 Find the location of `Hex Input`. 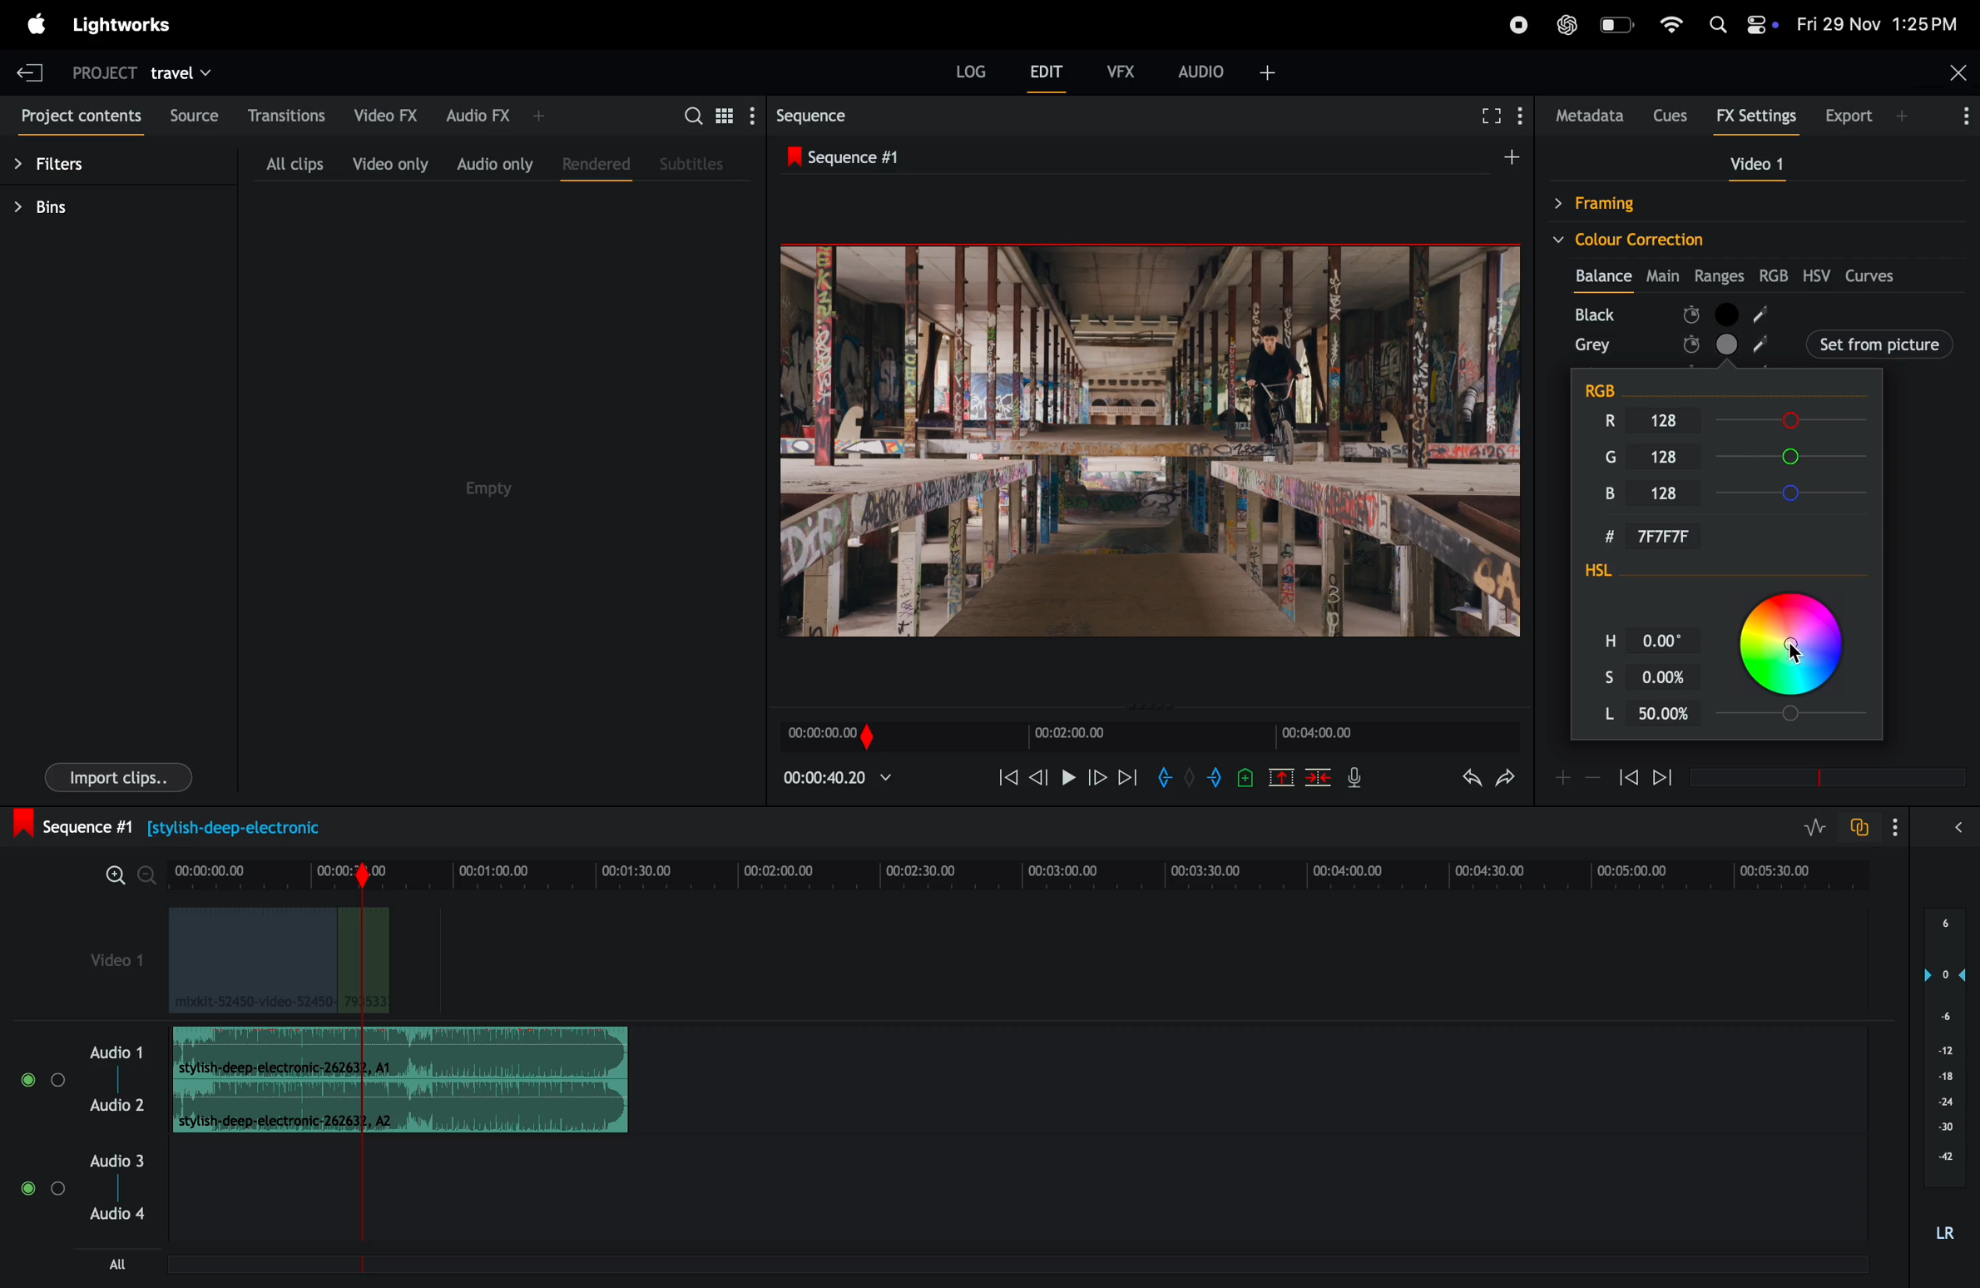

Hex Input is located at coordinates (1675, 537).